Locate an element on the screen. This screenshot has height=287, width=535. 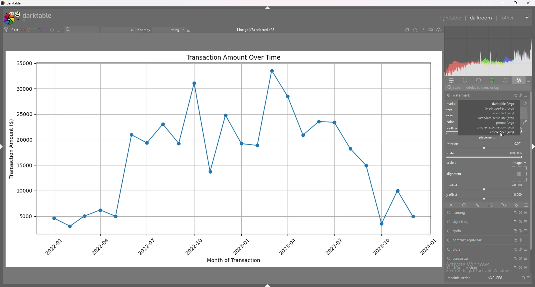
presets is located at coordinates (526, 249).